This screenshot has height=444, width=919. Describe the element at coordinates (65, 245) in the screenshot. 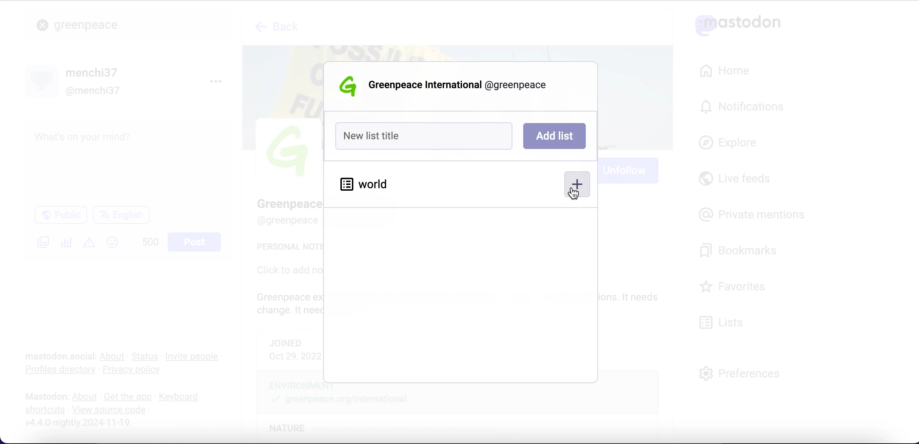

I see `add a poll` at that location.